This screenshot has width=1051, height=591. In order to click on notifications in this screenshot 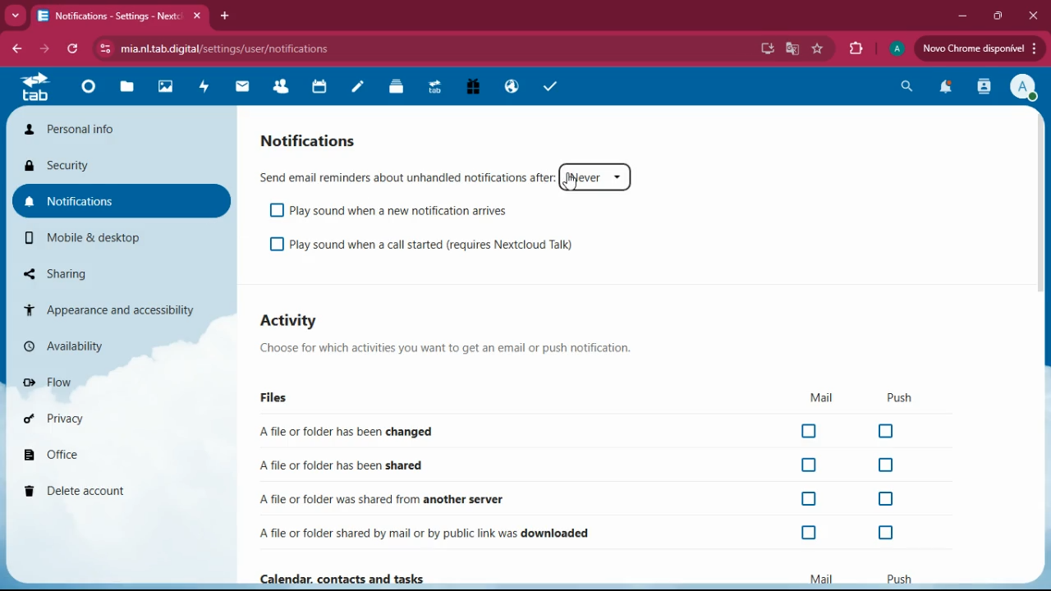, I will do `click(322, 137)`.